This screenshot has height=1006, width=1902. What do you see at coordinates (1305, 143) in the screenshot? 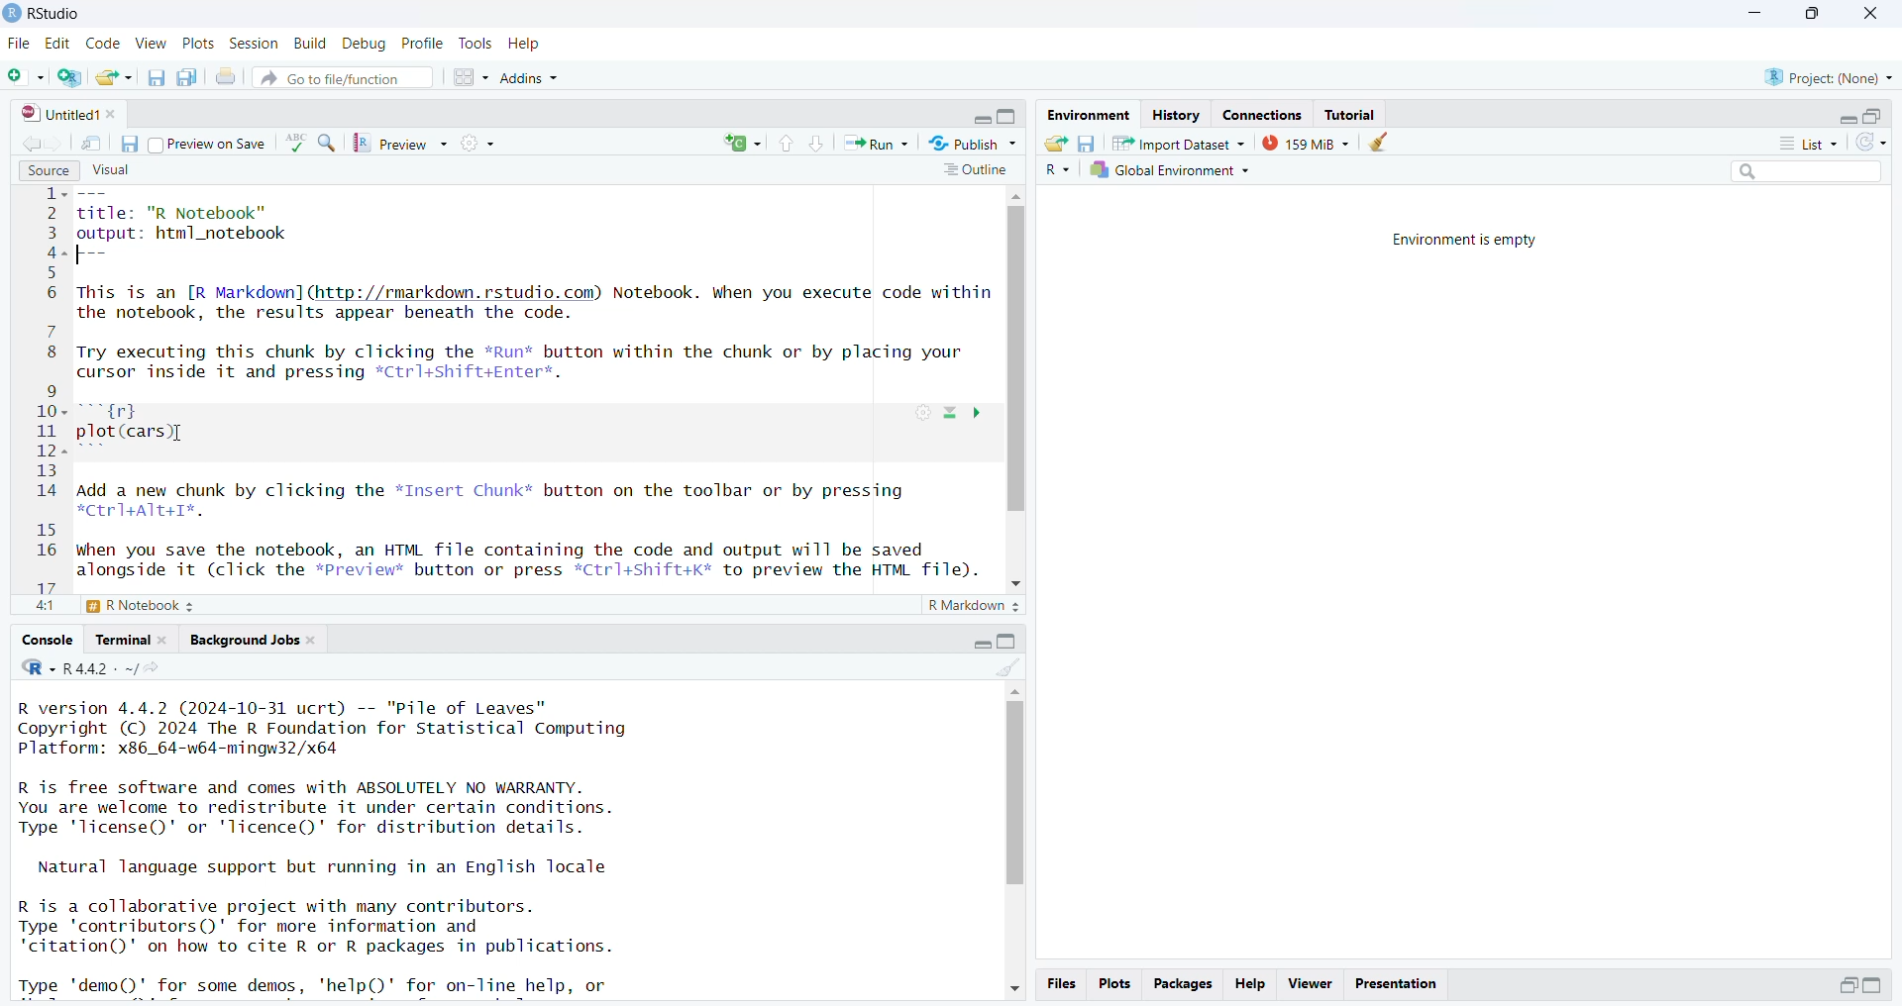
I see `159 MB` at bounding box center [1305, 143].